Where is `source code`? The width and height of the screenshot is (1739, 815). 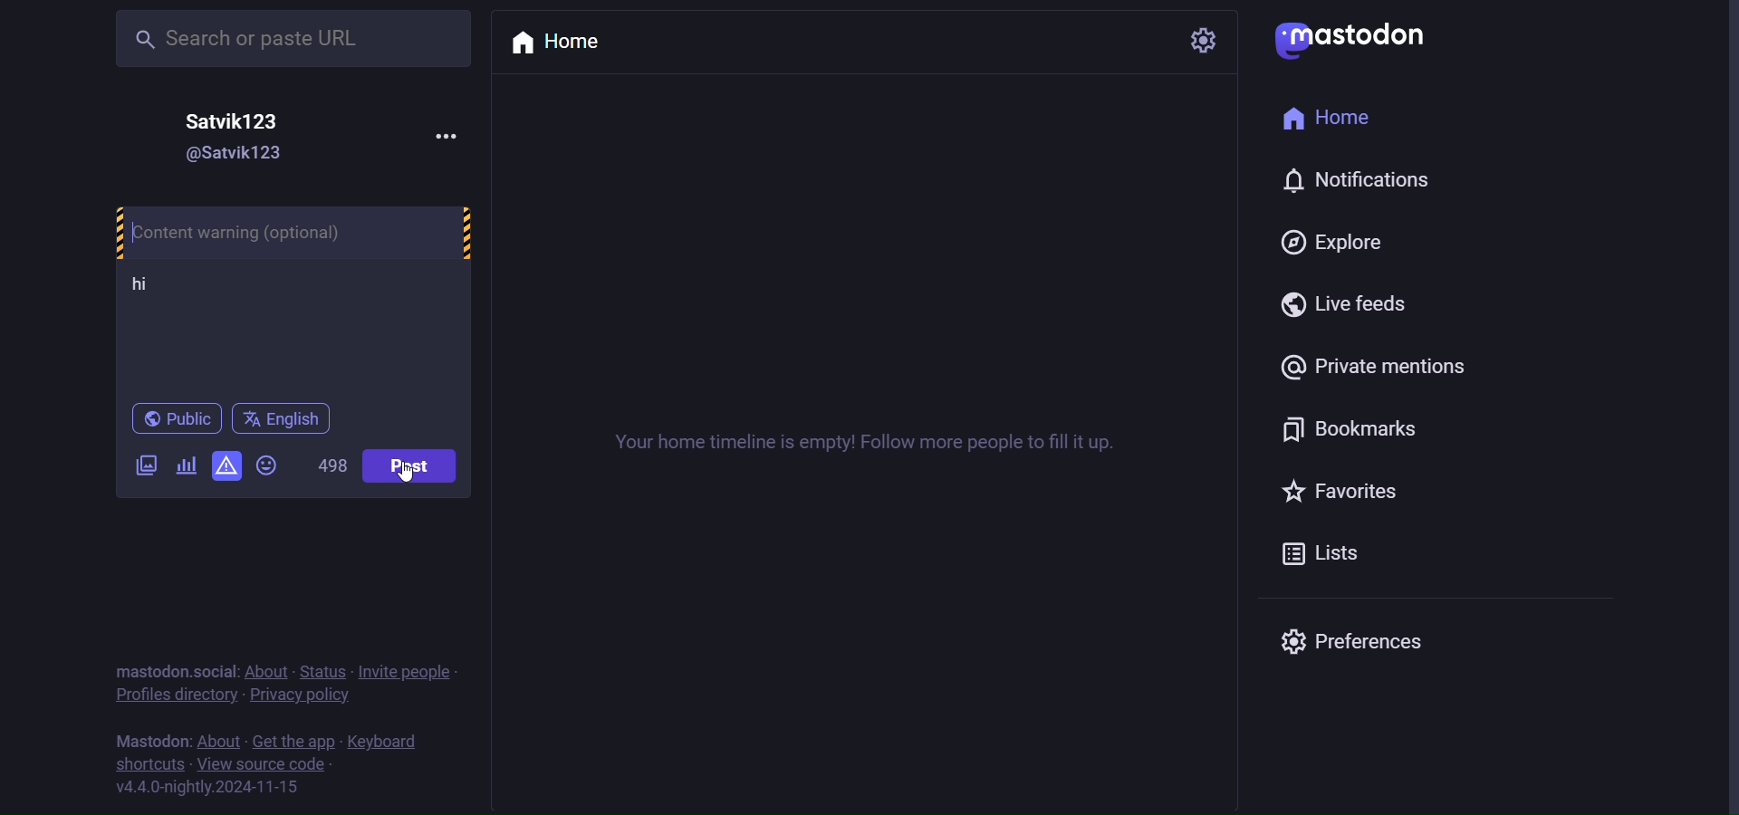 source code is located at coordinates (264, 766).